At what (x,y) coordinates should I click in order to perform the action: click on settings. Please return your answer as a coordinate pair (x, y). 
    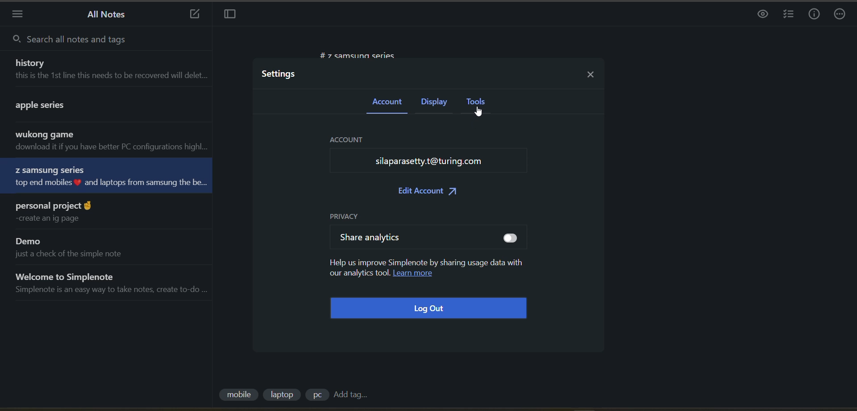
    Looking at the image, I should click on (280, 74).